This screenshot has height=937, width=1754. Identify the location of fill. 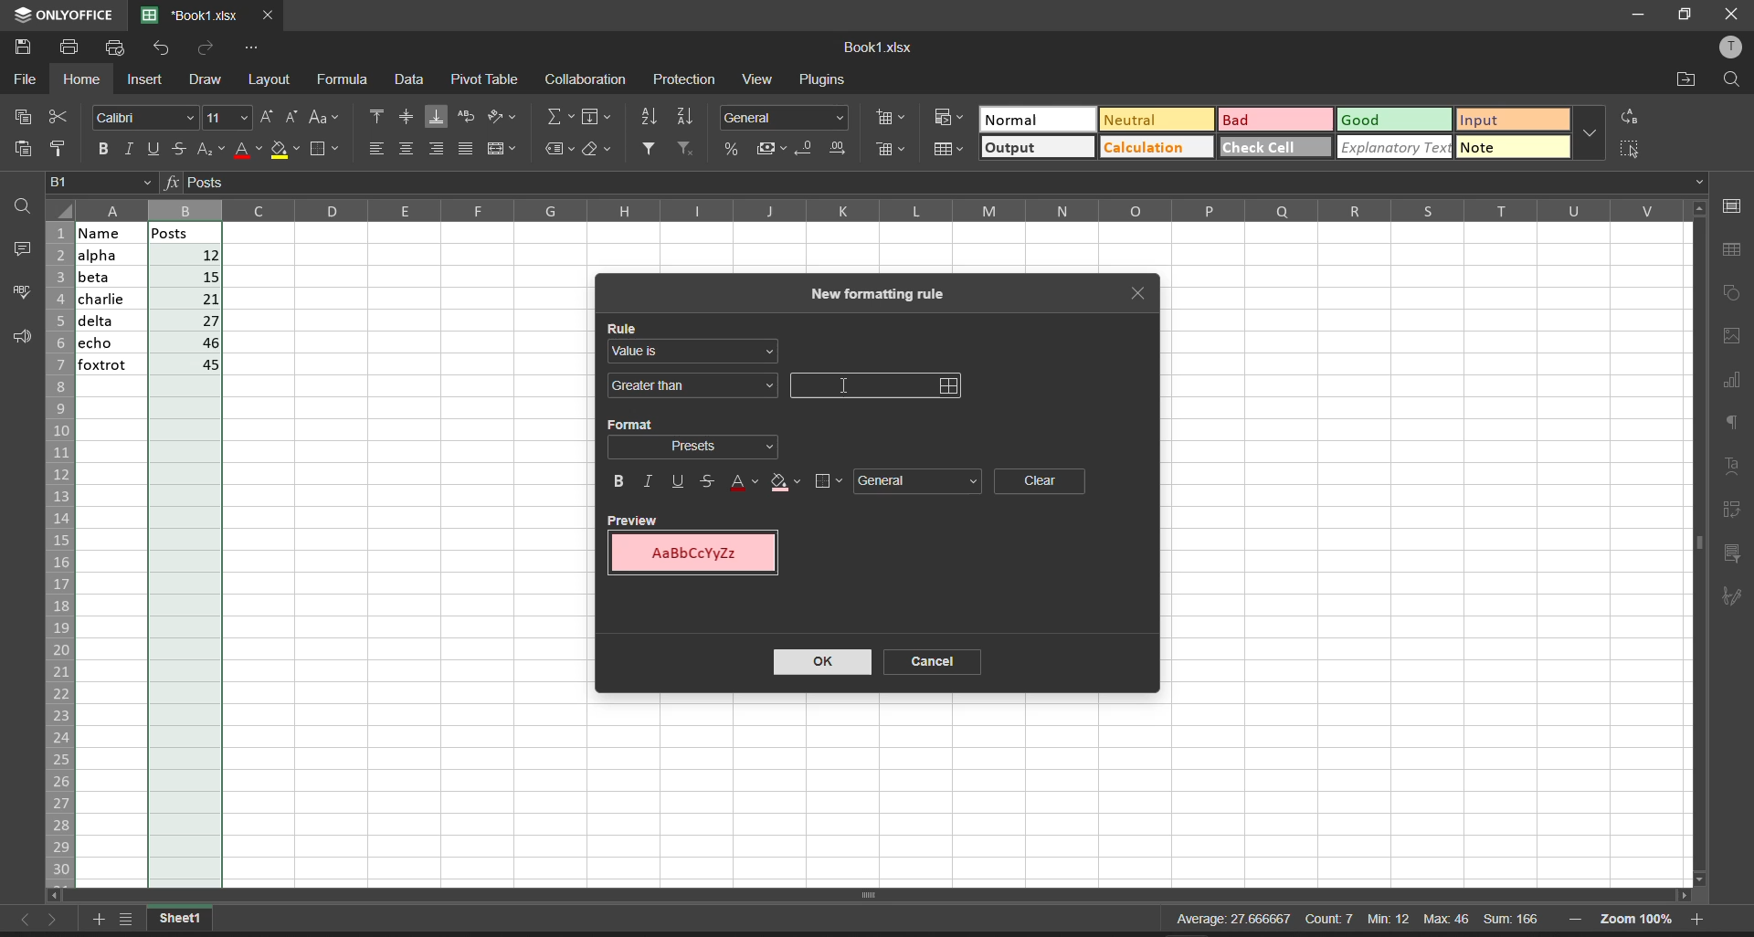
(597, 117).